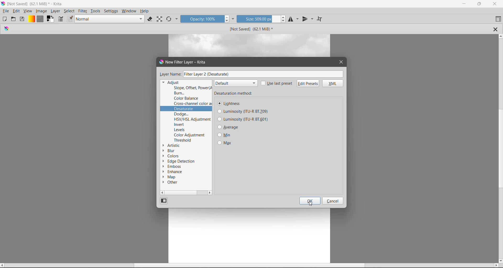  I want to click on File, so click(6, 11).